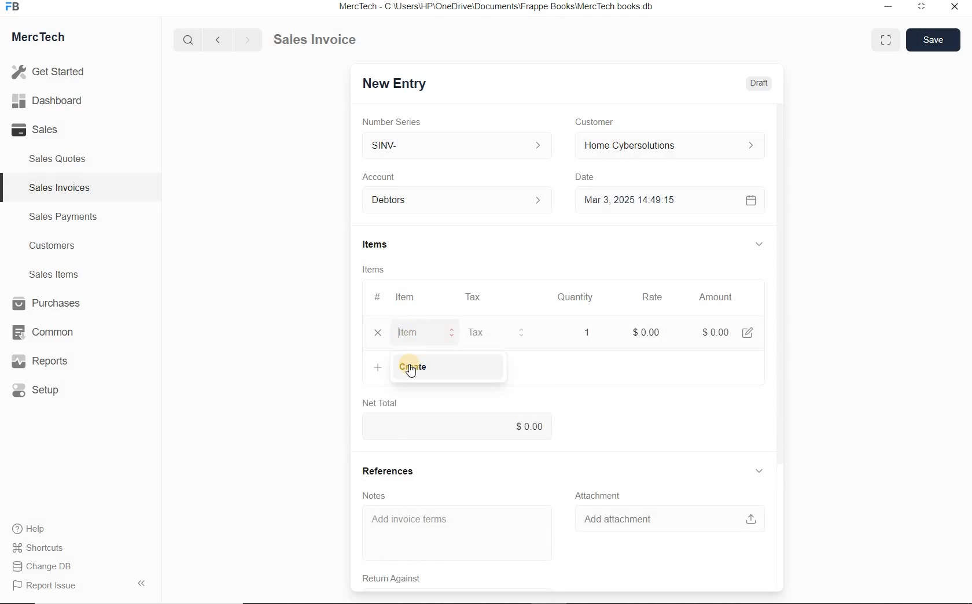 The image size is (972, 604). I want to click on Date, so click(590, 177).